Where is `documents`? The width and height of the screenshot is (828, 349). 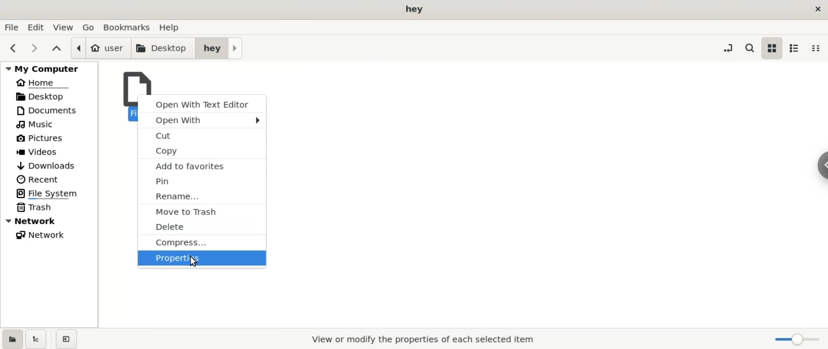 documents is located at coordinates (49, 111).